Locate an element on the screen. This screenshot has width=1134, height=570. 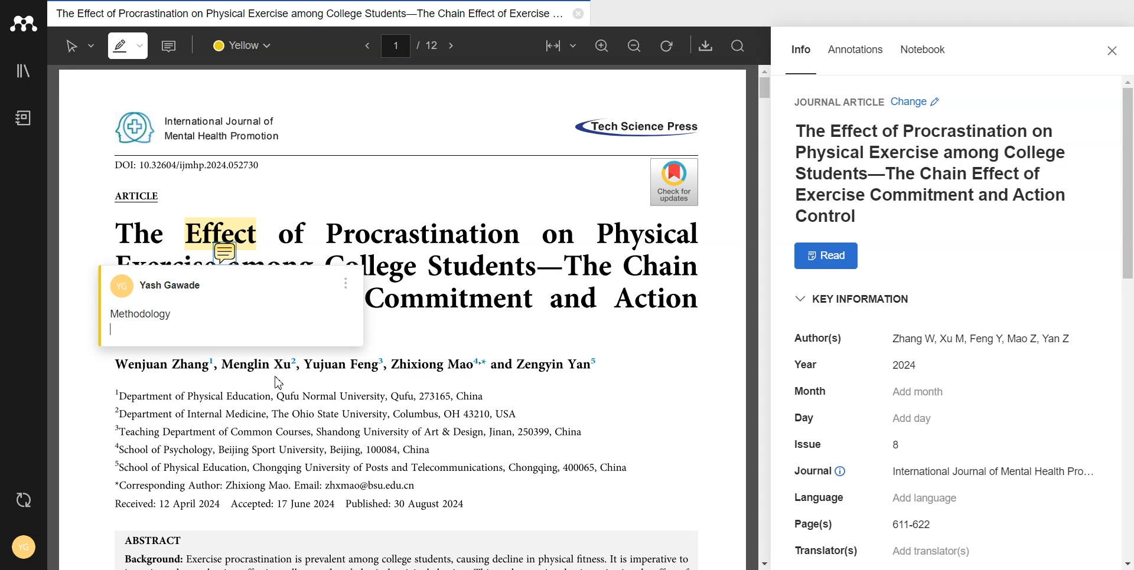
Wenjuan Zhang’, Menglin Xu’, Yujuan Feng’, Zhixiong Mao™* and Zengyin Yan” is located at coordinates (356, 365).